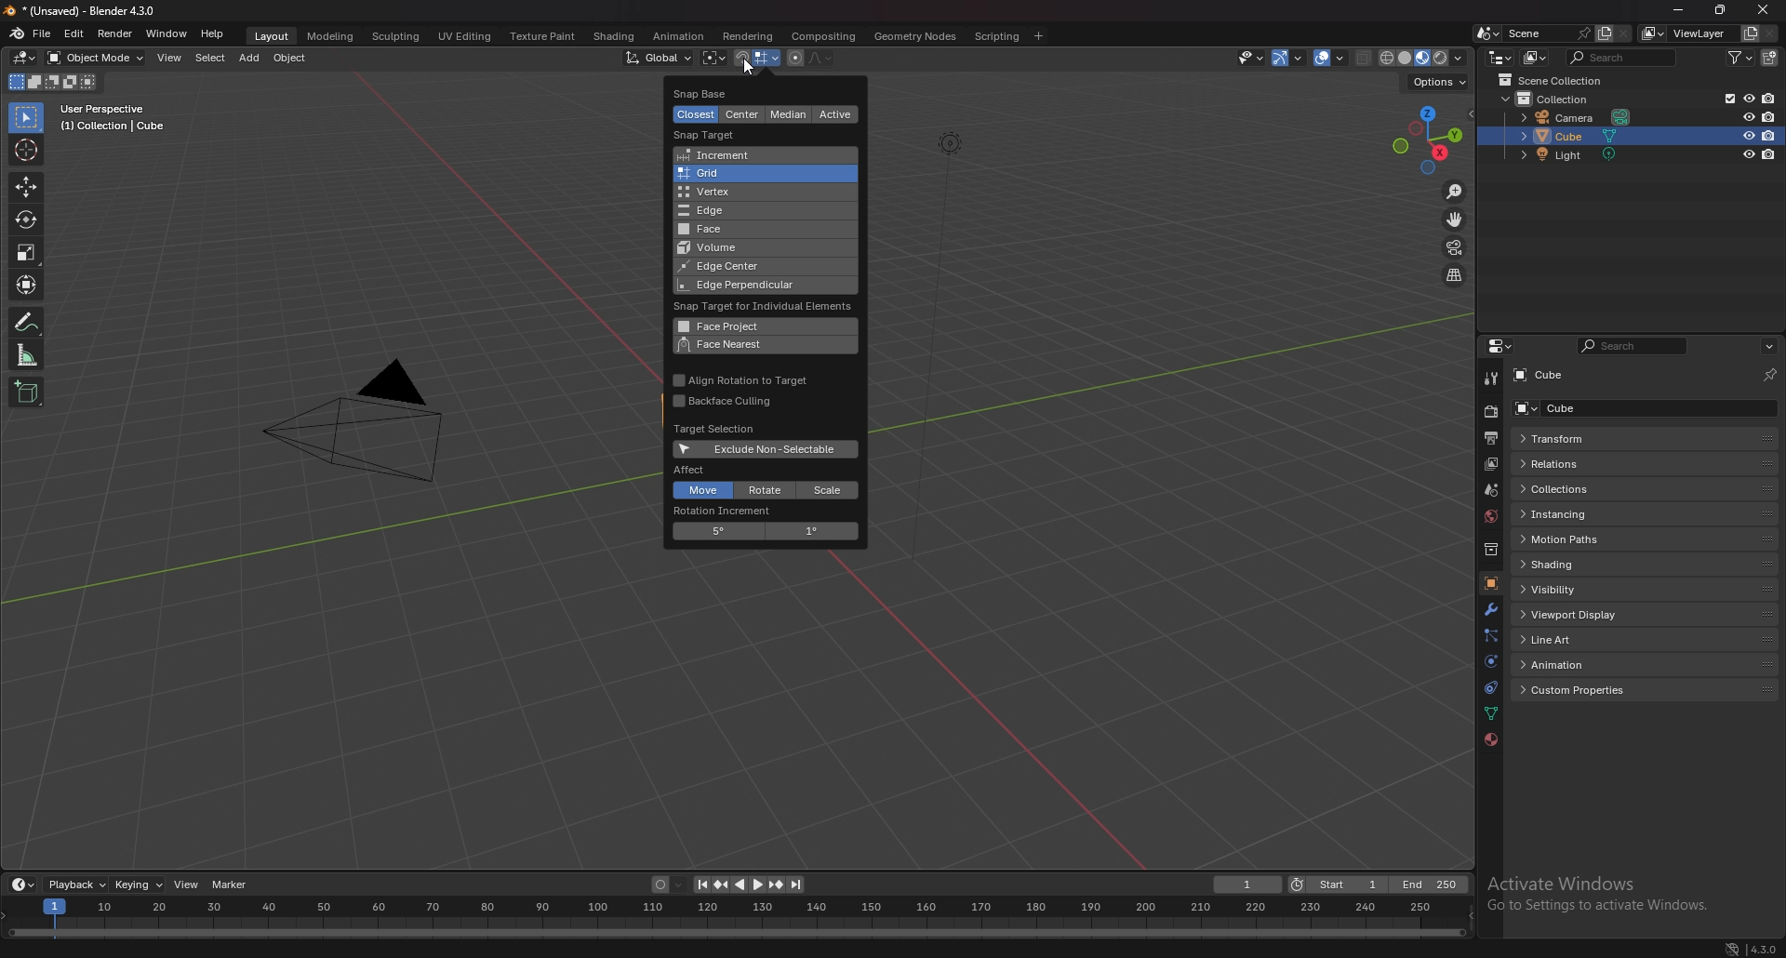 The width and height of the screenshot is (1786, 958). What do you see at coordinates (1579, 664) in the screenshot?
I see `animation` at bounding box center [1579, 664].